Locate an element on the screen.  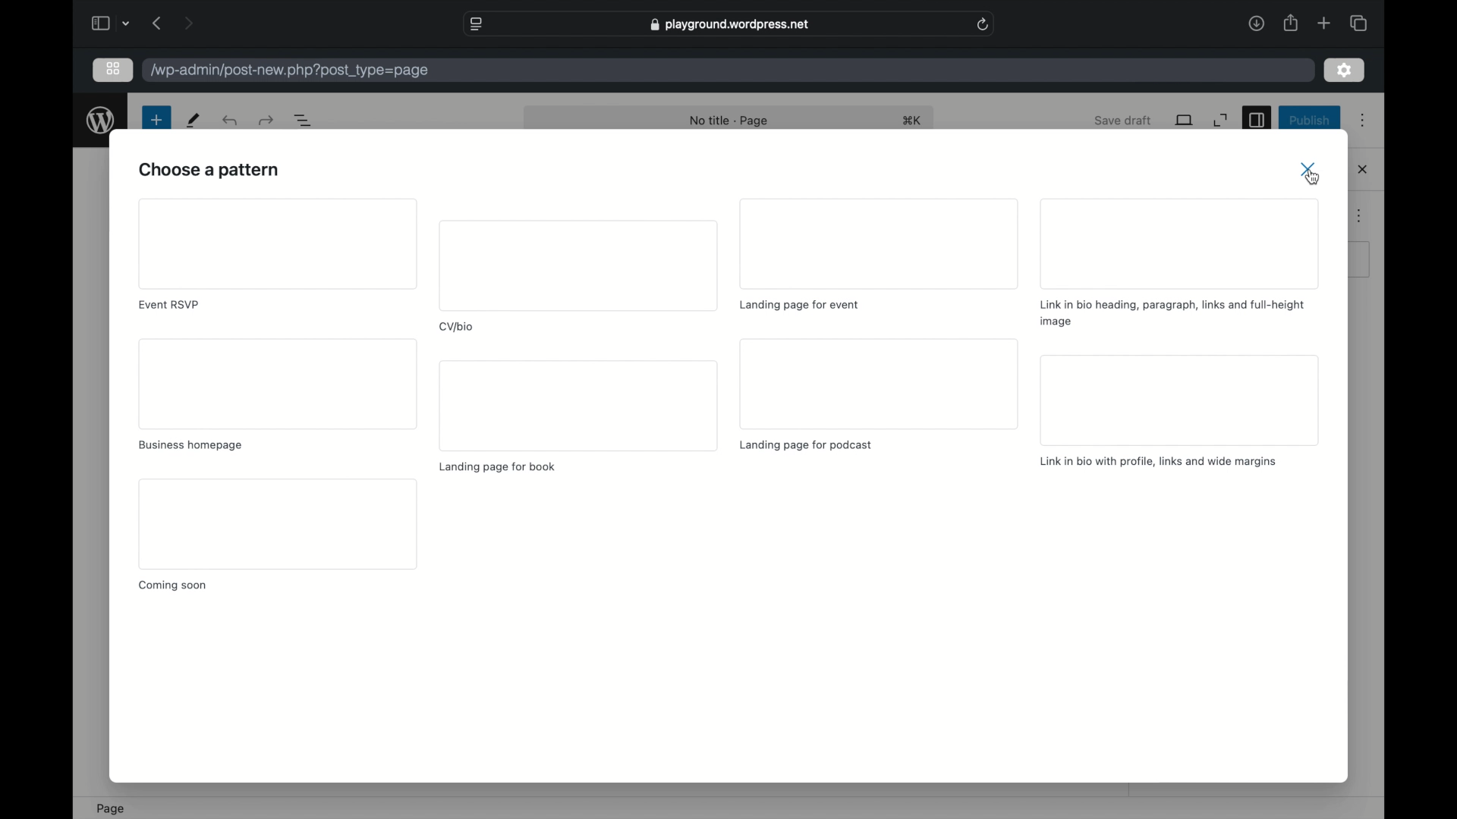
landing page for event is located at coordinates (800, 306).